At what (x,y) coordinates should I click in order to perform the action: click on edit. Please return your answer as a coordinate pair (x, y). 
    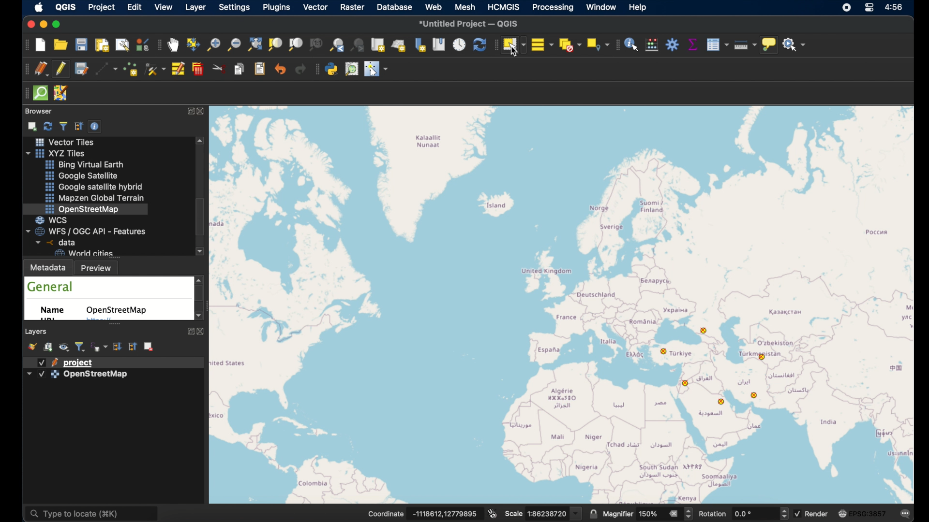
    Looking at the image, I should click on (135, 7).